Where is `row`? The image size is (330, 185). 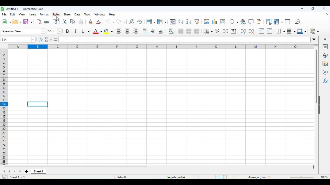 row is located at coordinates (150, 22).